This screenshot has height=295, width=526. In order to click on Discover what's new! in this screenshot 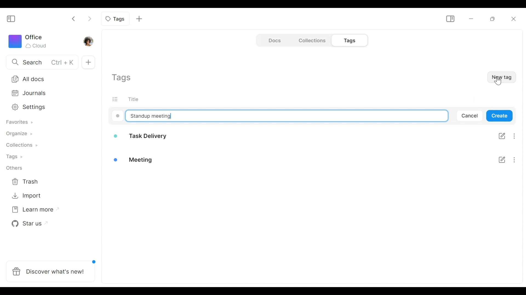, I will do `click(50, 273)`.